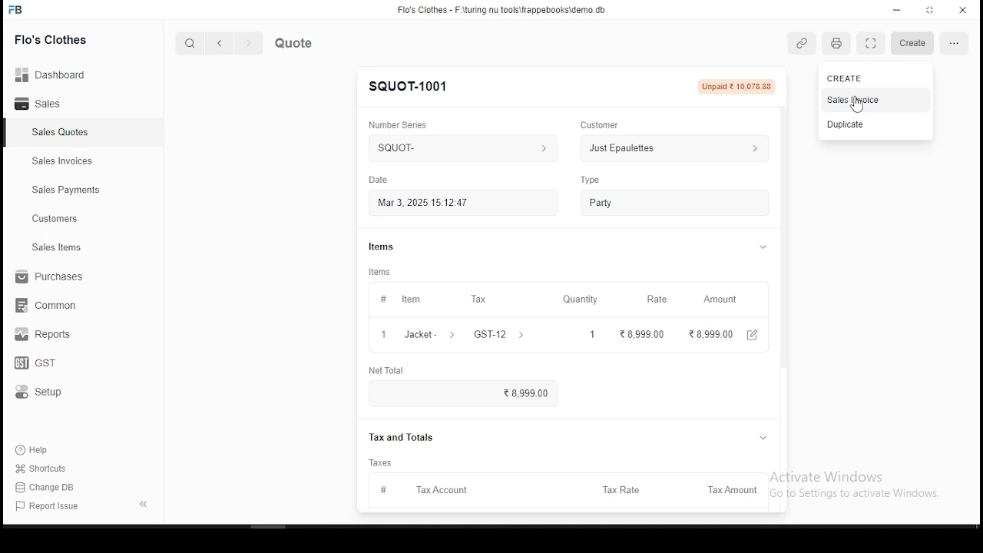 The width and height of the screenshot is (983, 553). I want to click on change DB, so click(57, 488).